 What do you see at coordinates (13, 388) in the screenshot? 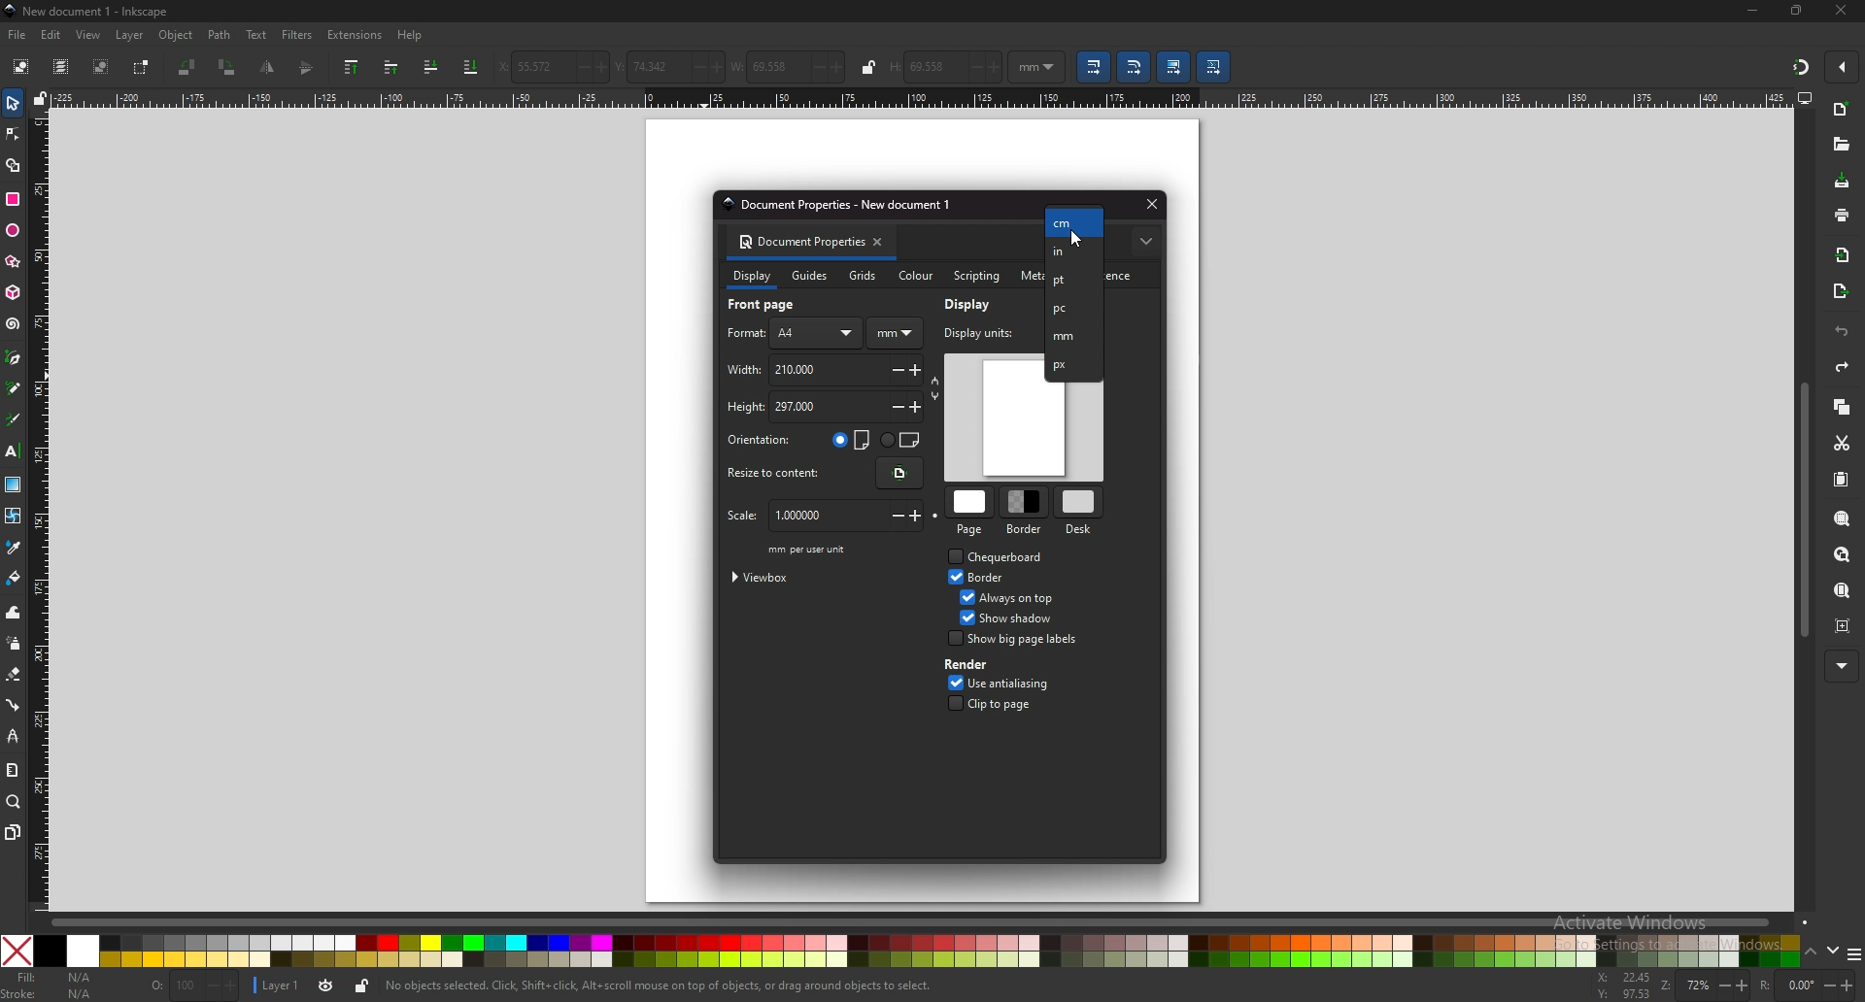
I see `pencil` at bounding box center [13, 388].